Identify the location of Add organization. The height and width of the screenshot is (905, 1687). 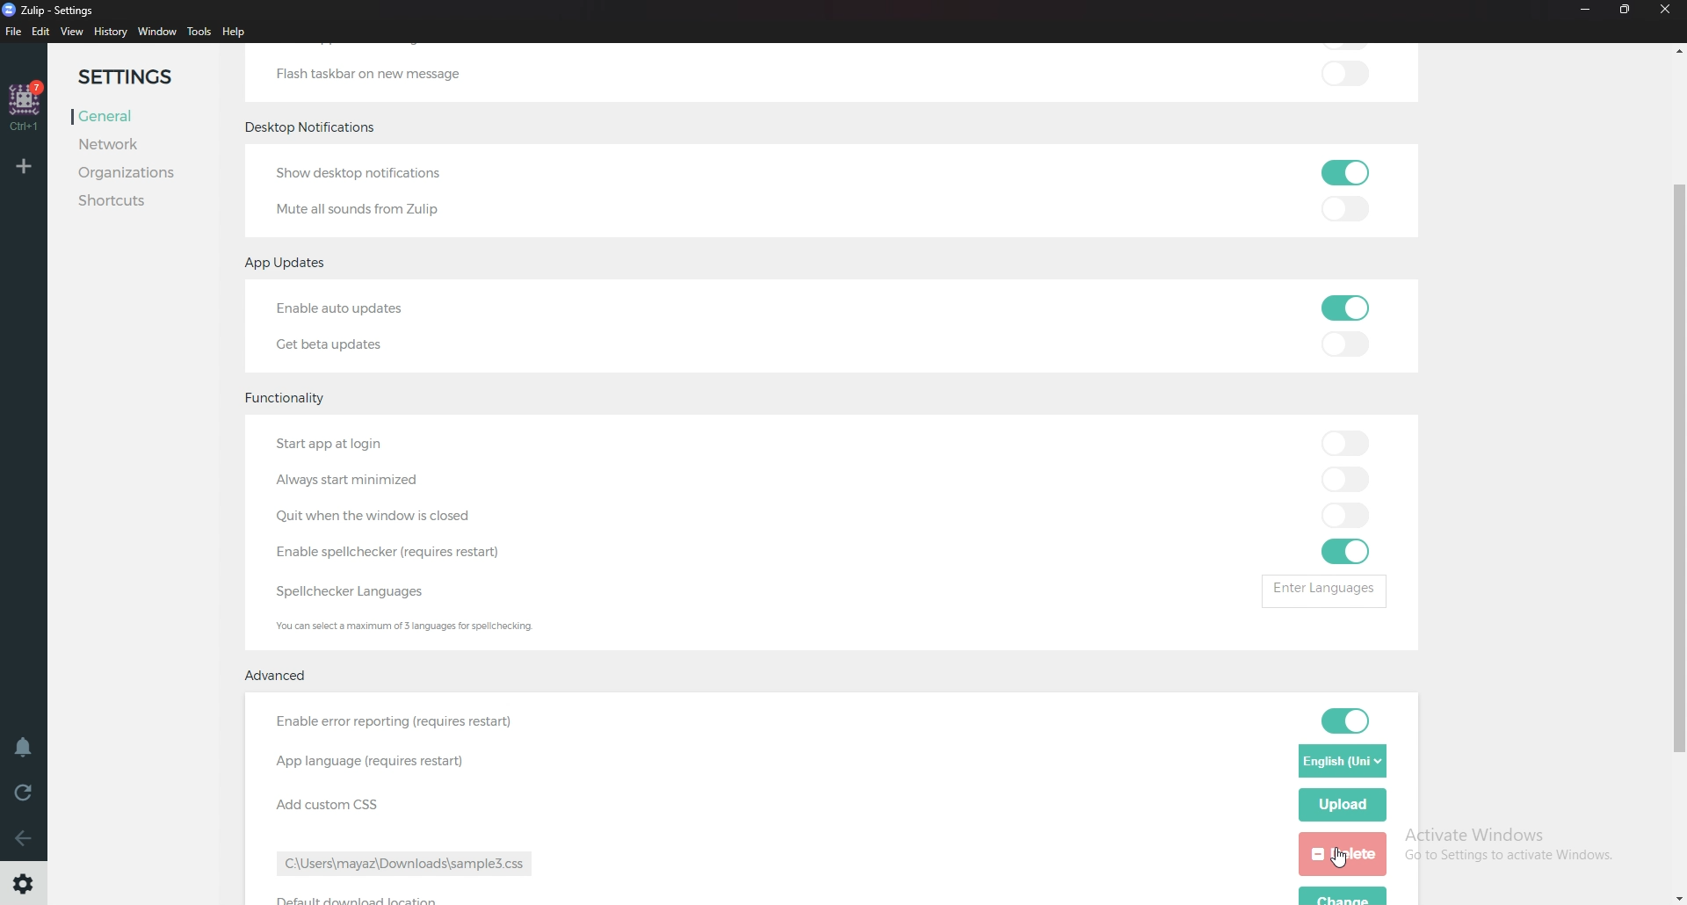
(22, 166).